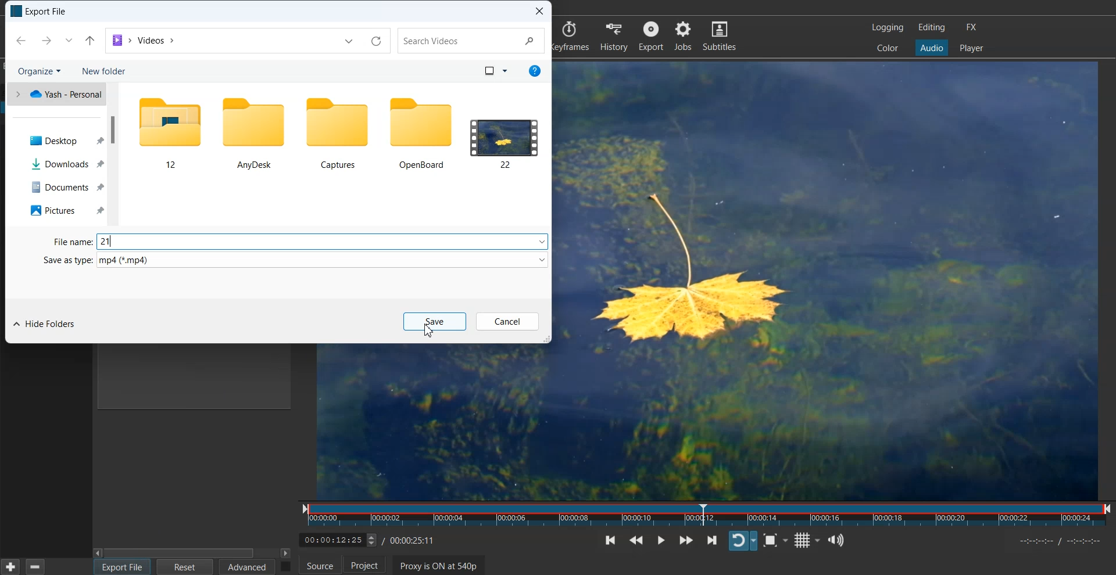 The image size is (1116, 575). I want to click on Editing, so click(932, 27).